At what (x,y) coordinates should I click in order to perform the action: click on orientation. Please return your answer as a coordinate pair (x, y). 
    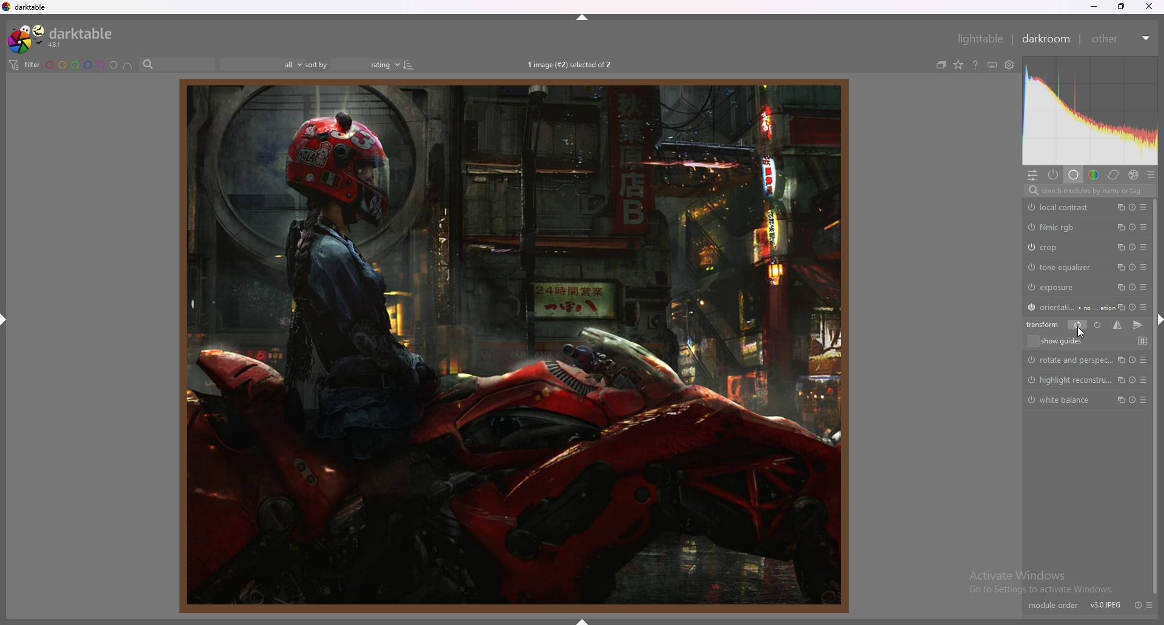
    Looking at the image, I should click on (1066, 306).